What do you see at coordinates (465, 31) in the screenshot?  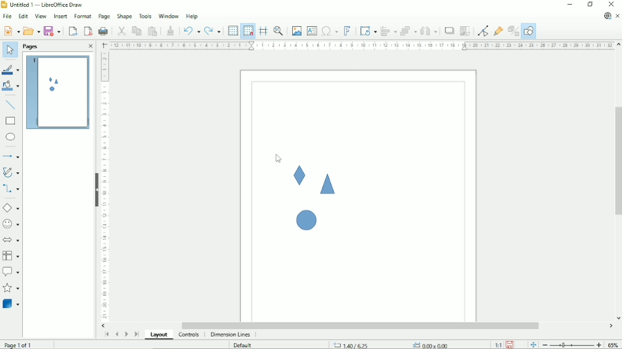 I see `Crop image` at bounding box center [465, 31].